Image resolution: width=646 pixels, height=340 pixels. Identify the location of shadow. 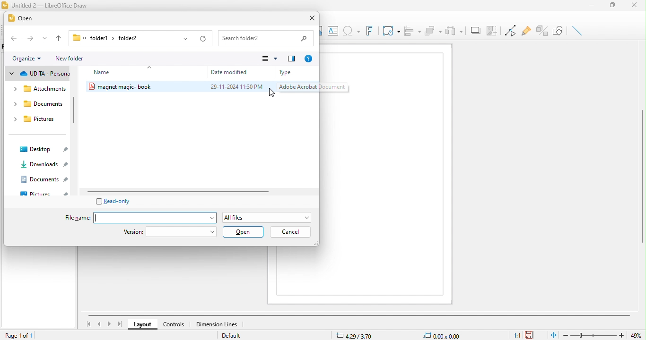
(474, 30).